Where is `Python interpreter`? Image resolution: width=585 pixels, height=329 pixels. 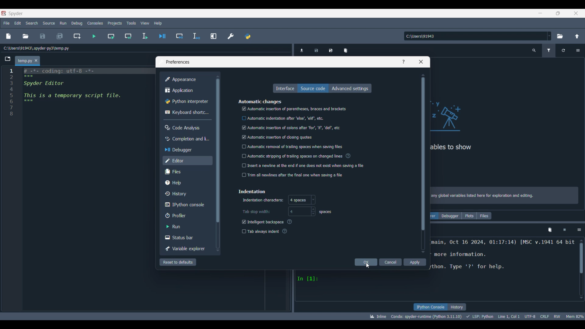 Python interpreter is located at coordinates (187, 101).